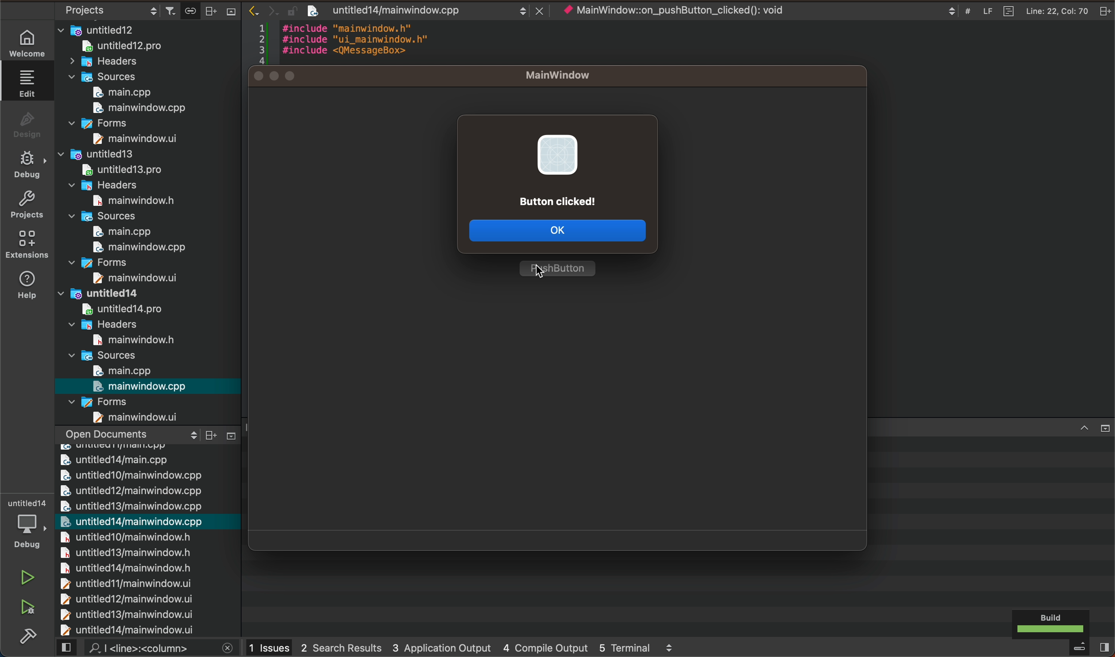  I want to click on untitled12, so click(148, 28).